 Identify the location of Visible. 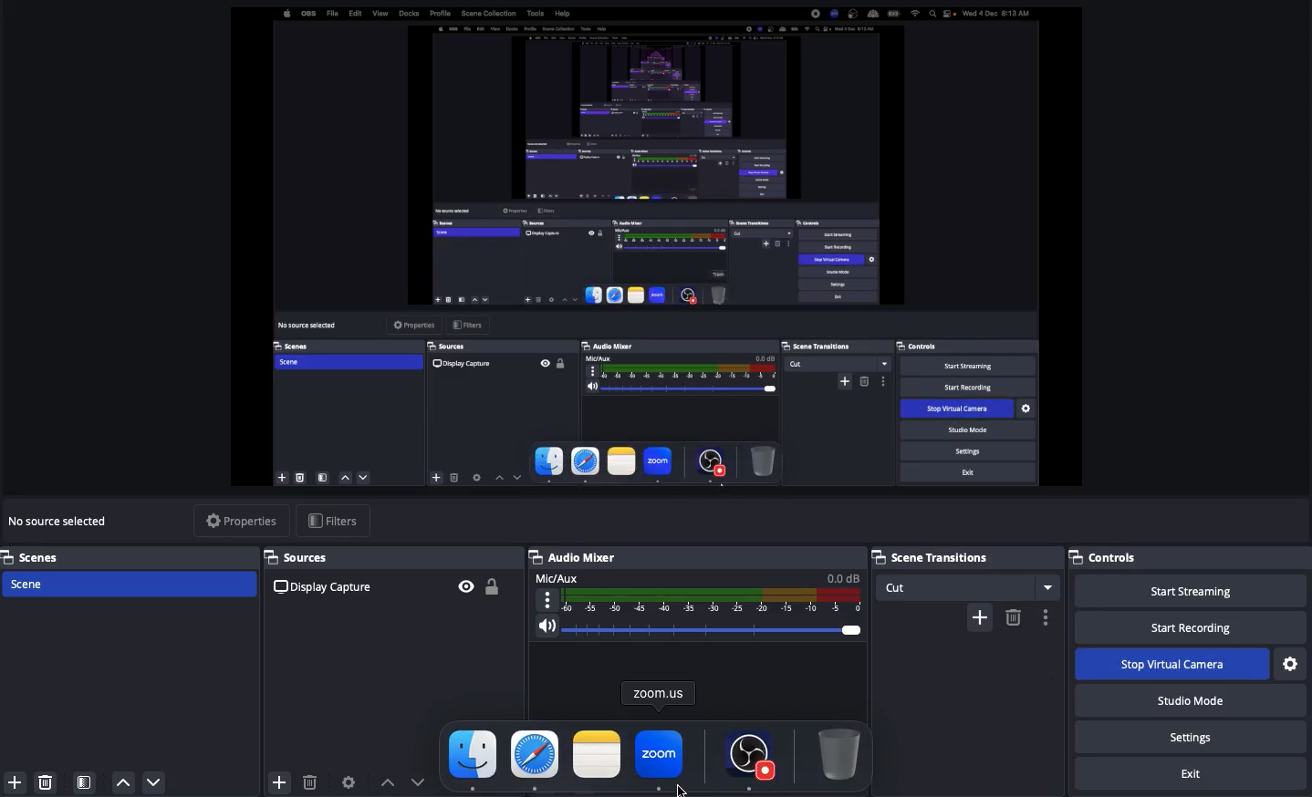
(465, 585).